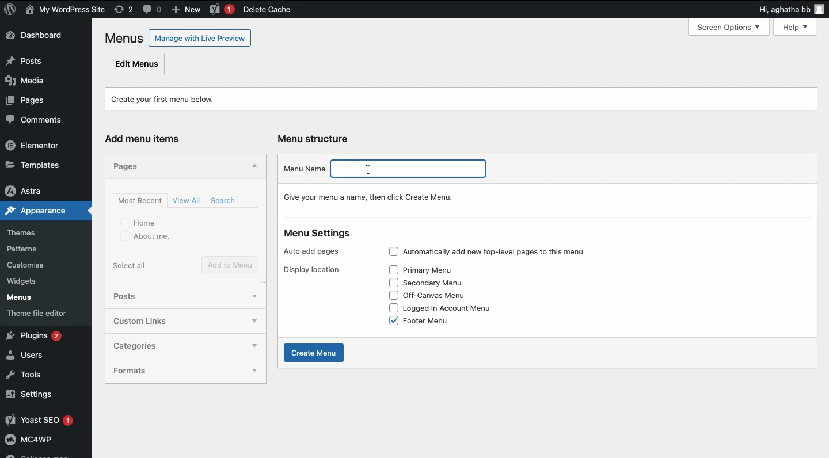  What do you see at coordinates (443, 295) in the screenshot?
I see `Off-canvas menu` at bounding box center [443, 295].